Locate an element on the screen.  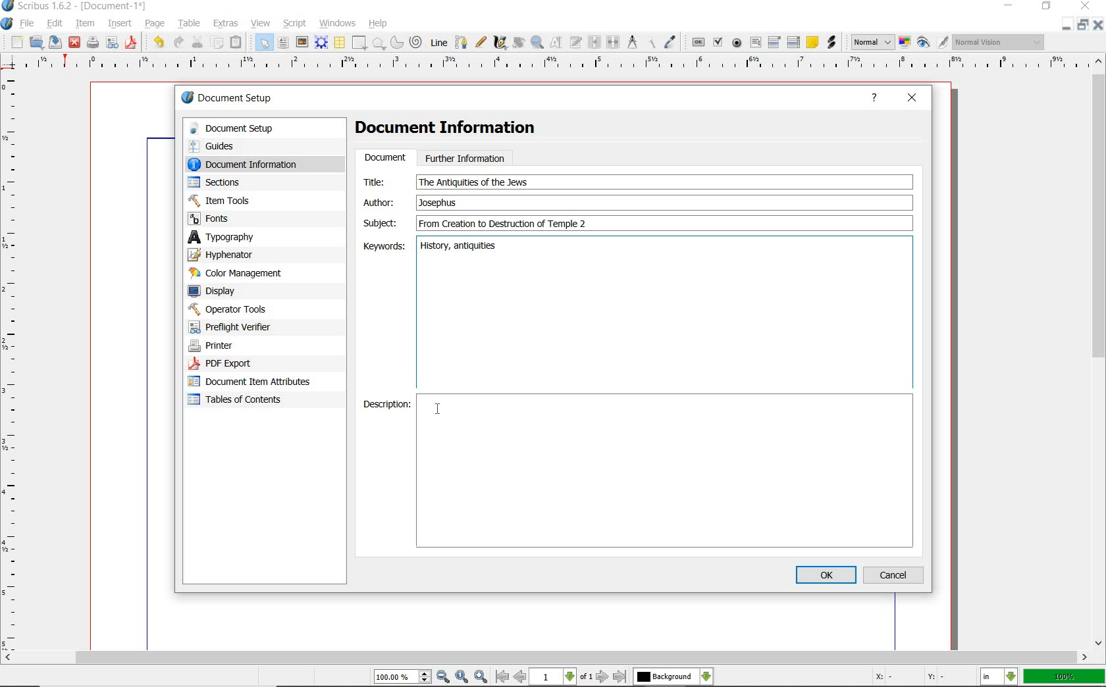
author: is located at coordinates (381, 202).